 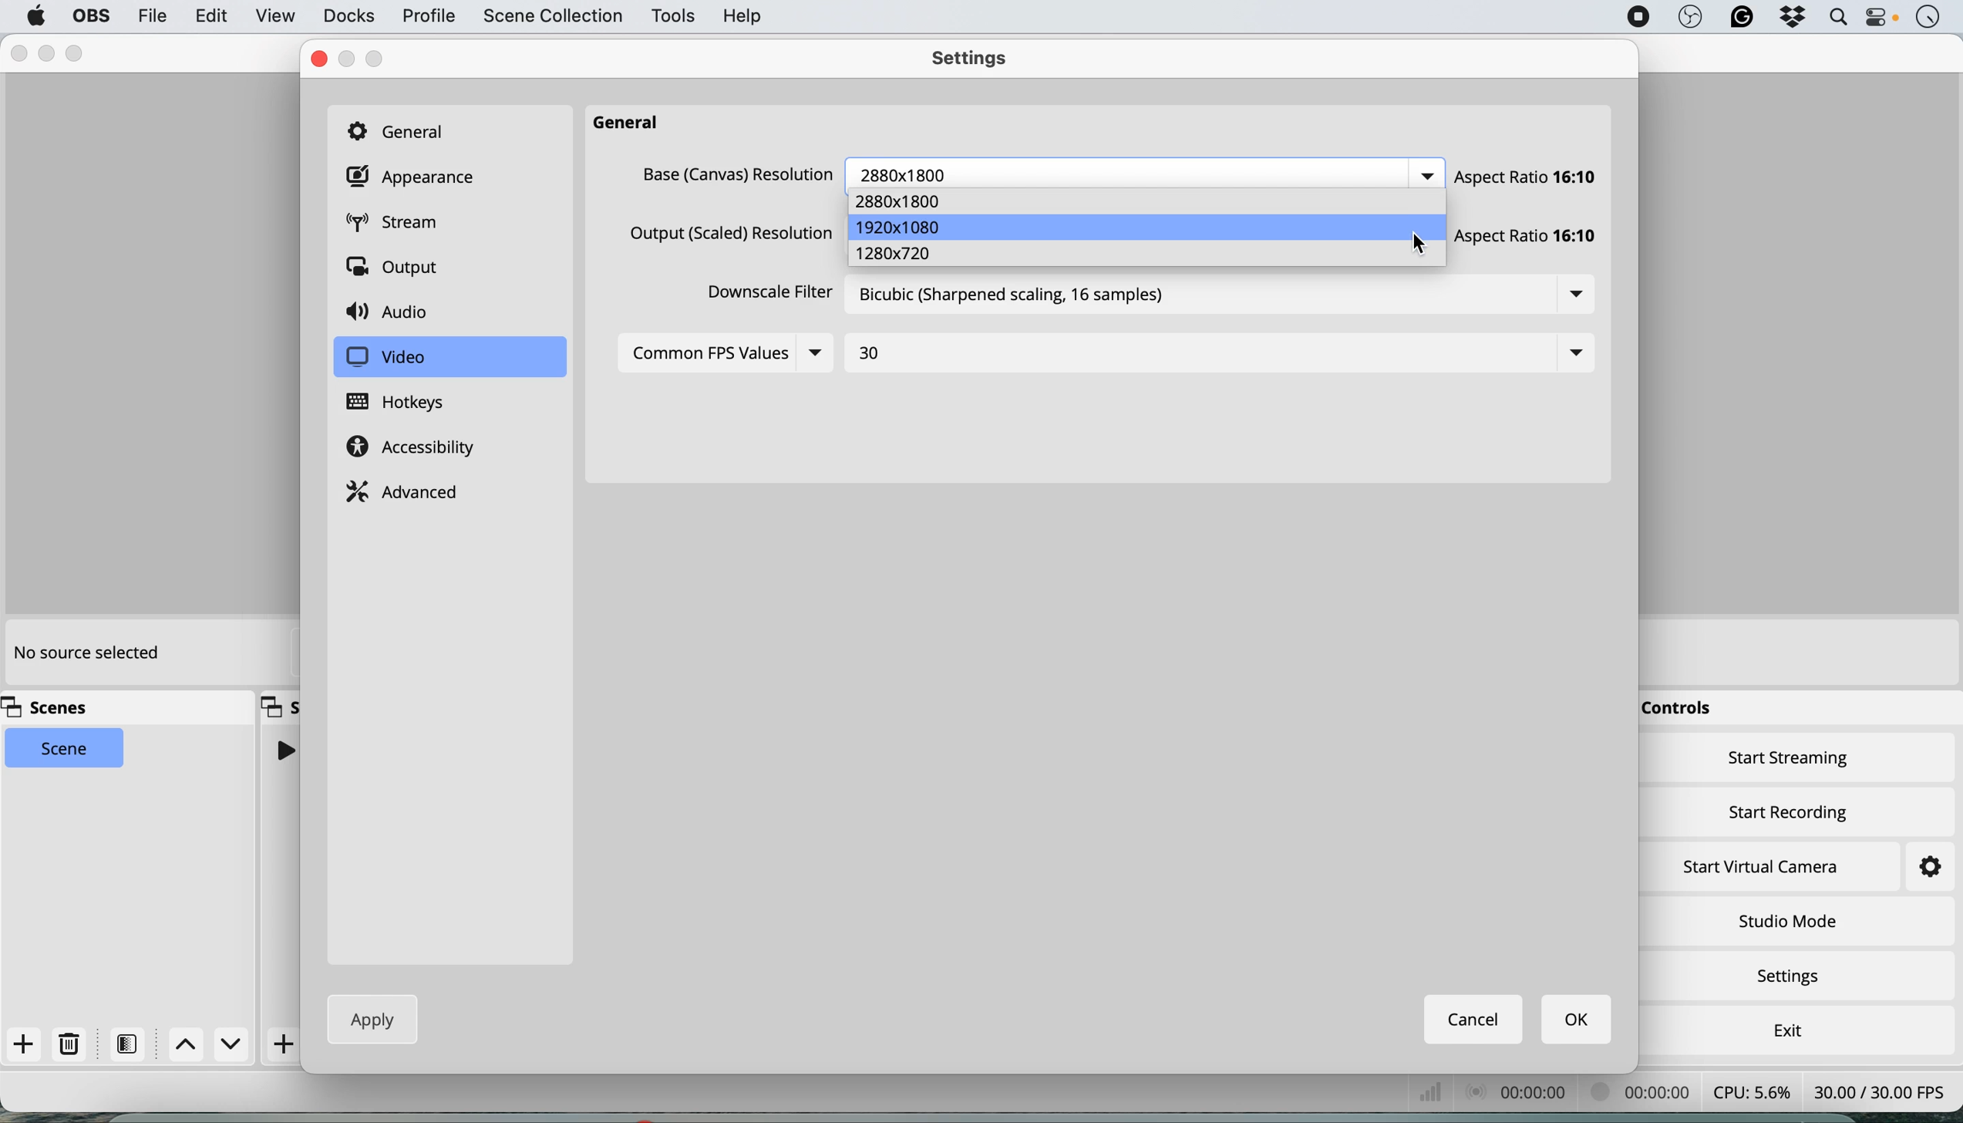 I want to click on bicubic (sharpened scalling), so click(x=1025, y=300).